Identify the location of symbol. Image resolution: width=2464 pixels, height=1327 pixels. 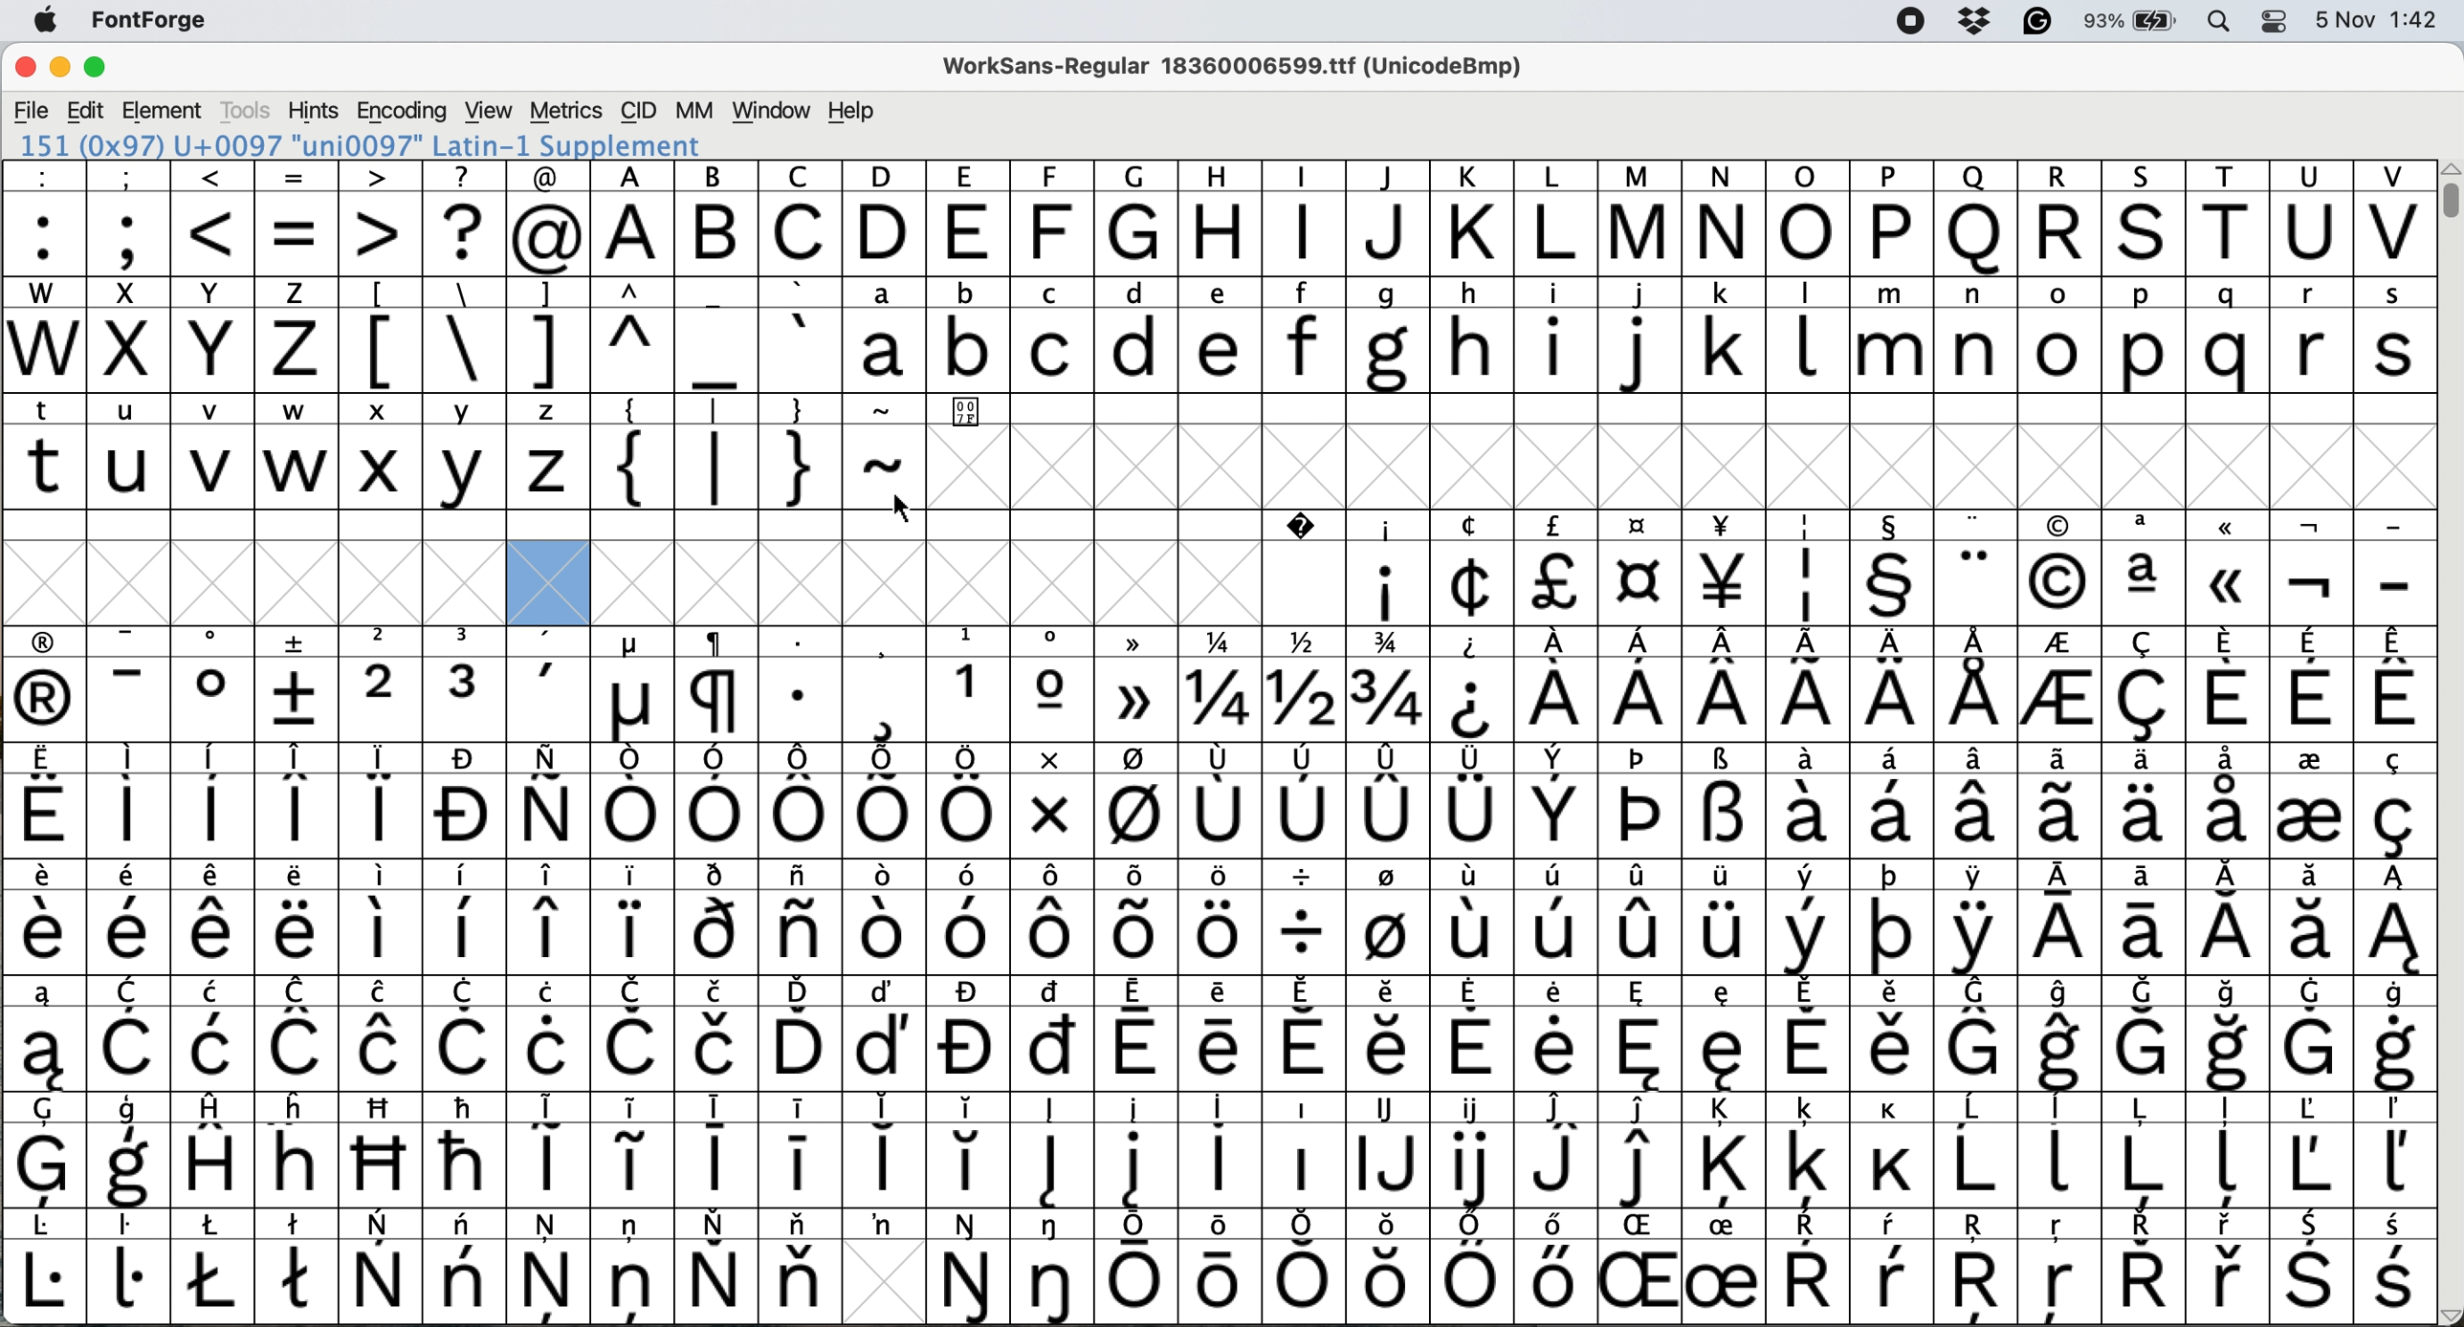
(1894, 800).